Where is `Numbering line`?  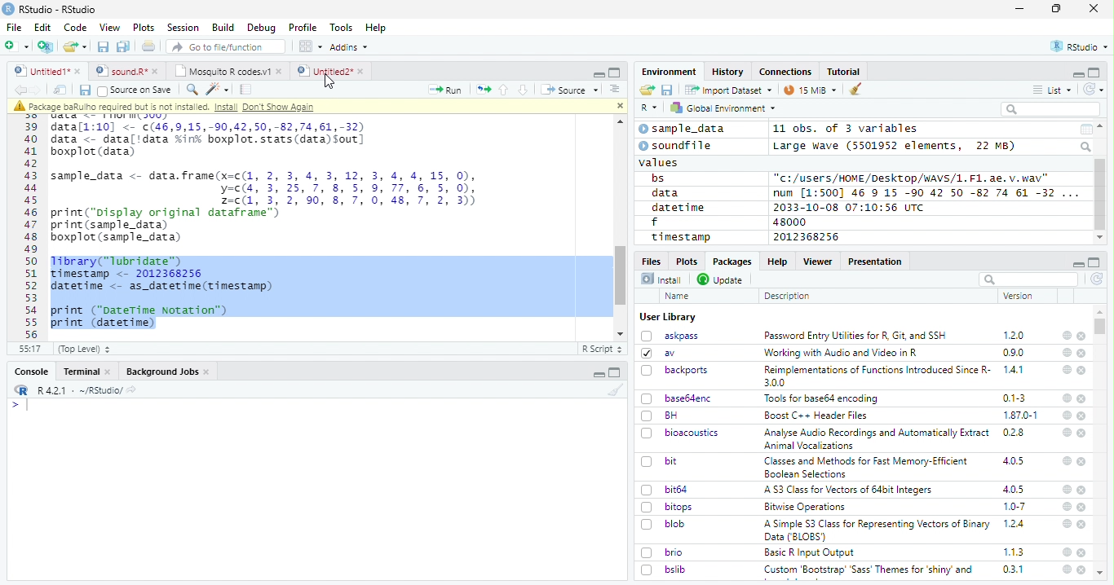
Numbering line is located at coordinates (32, 230).